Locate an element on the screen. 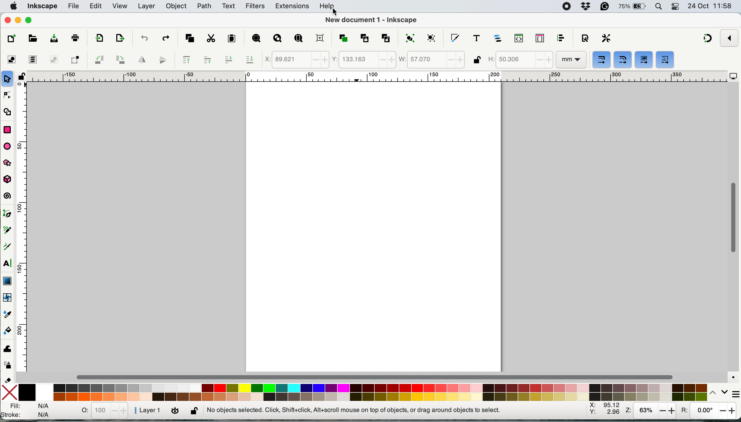 This screenshot has width=741, height=422. close is located at coordinates (10, 21).